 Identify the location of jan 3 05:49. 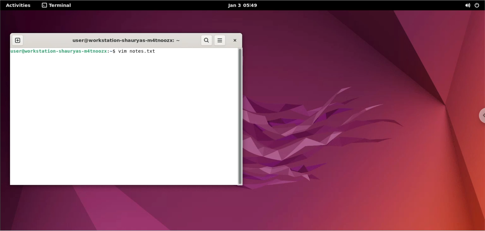
(241, 6).